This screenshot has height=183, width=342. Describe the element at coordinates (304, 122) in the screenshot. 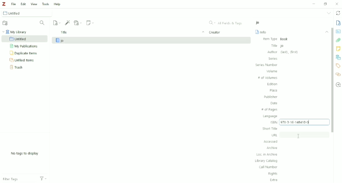

I see `978-3-16-148410-0` at that location.